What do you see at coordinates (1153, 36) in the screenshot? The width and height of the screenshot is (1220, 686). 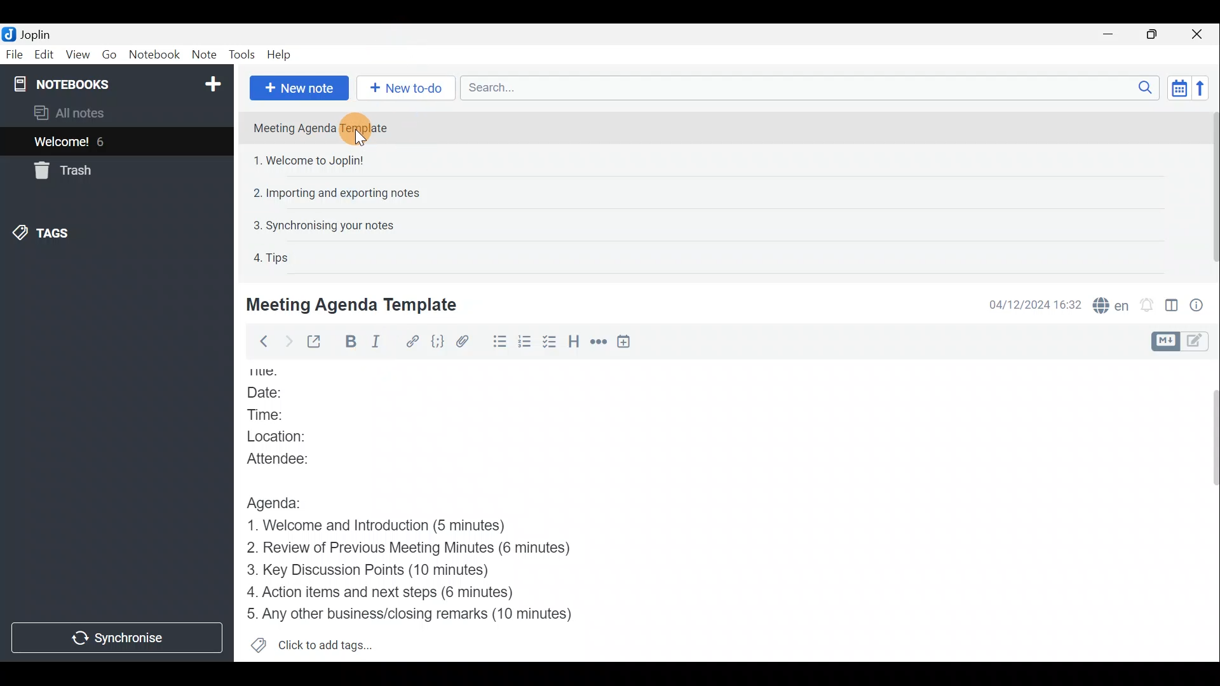 I see `Maximise` at bounding box center [1153, 36].